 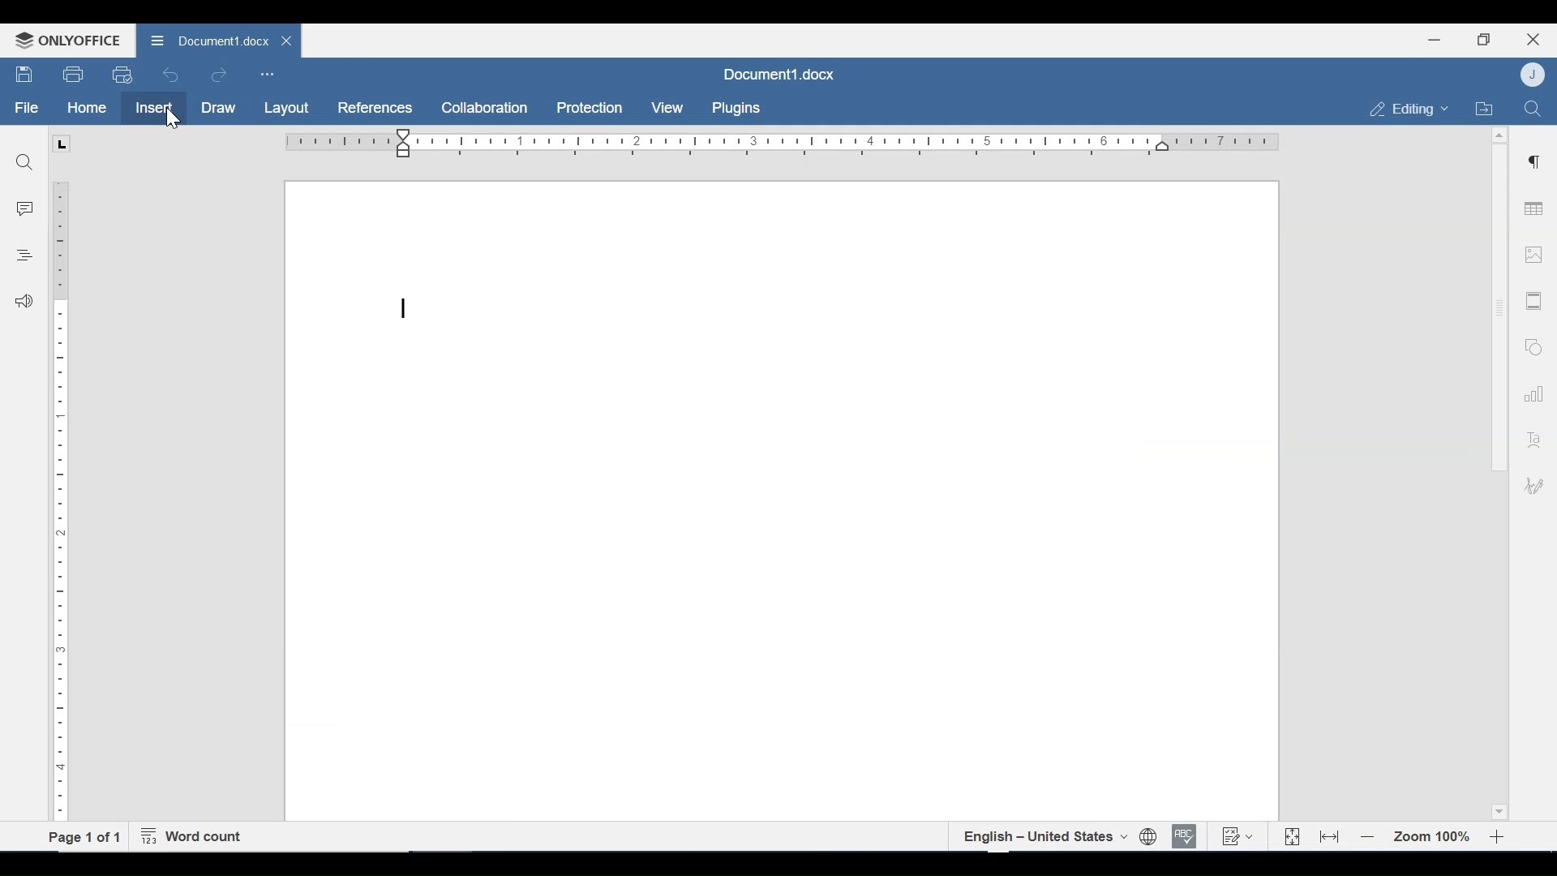 What do you see at coordinates (668, 108) in the screenshot?
I see `View` at bounding box center [668, 108].